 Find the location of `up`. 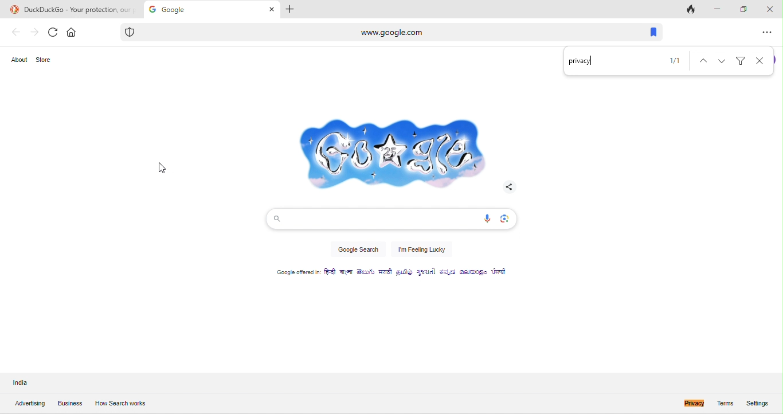

up is located at coordinates (699, 60).